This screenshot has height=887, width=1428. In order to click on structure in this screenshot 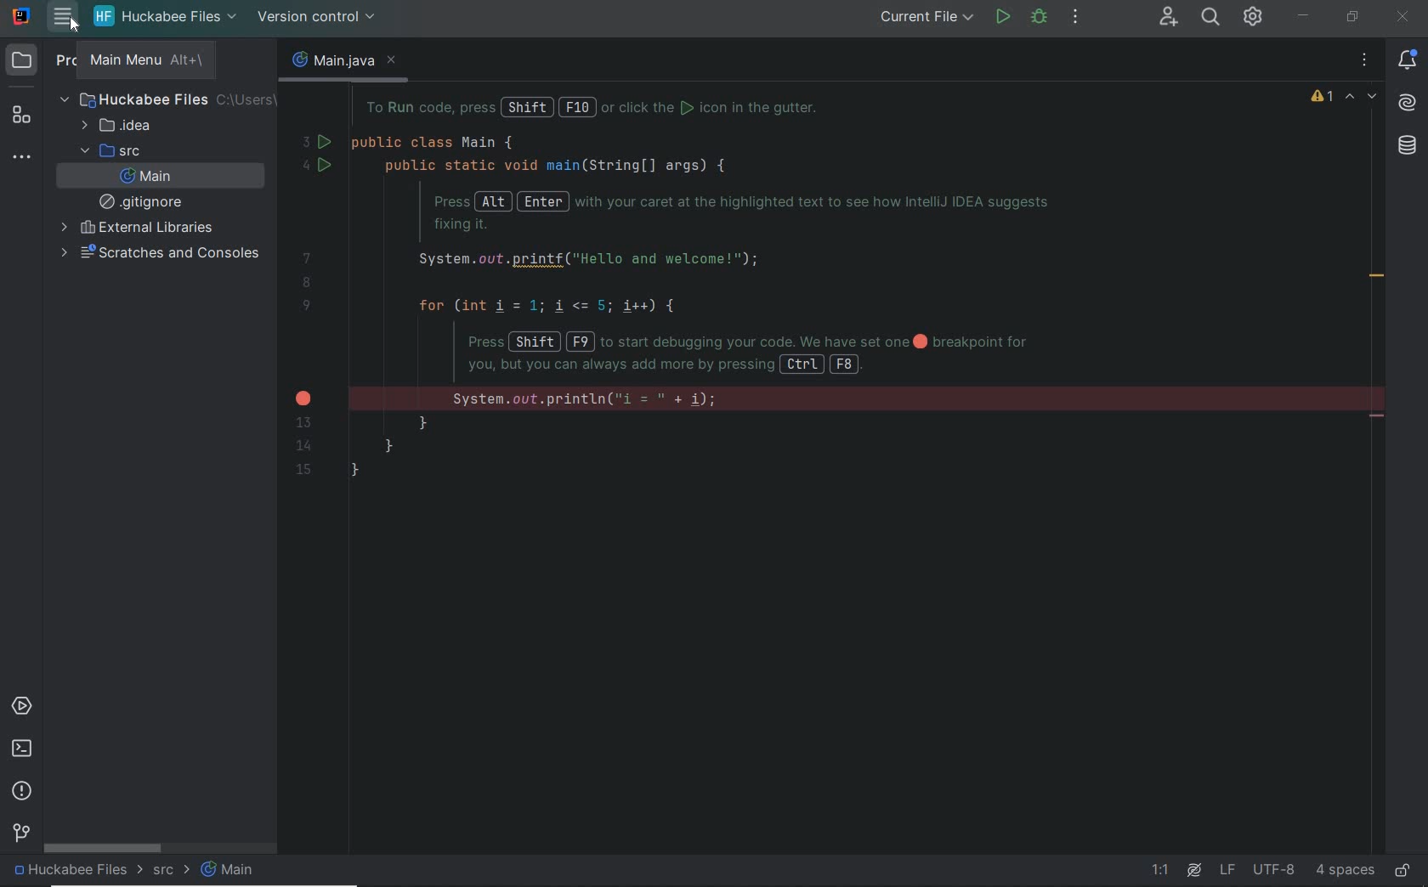, I will do `click(20, 116)`.